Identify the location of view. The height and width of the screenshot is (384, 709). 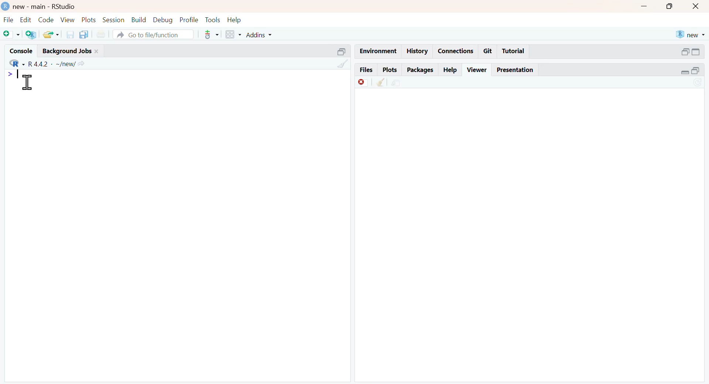
(68, 20).